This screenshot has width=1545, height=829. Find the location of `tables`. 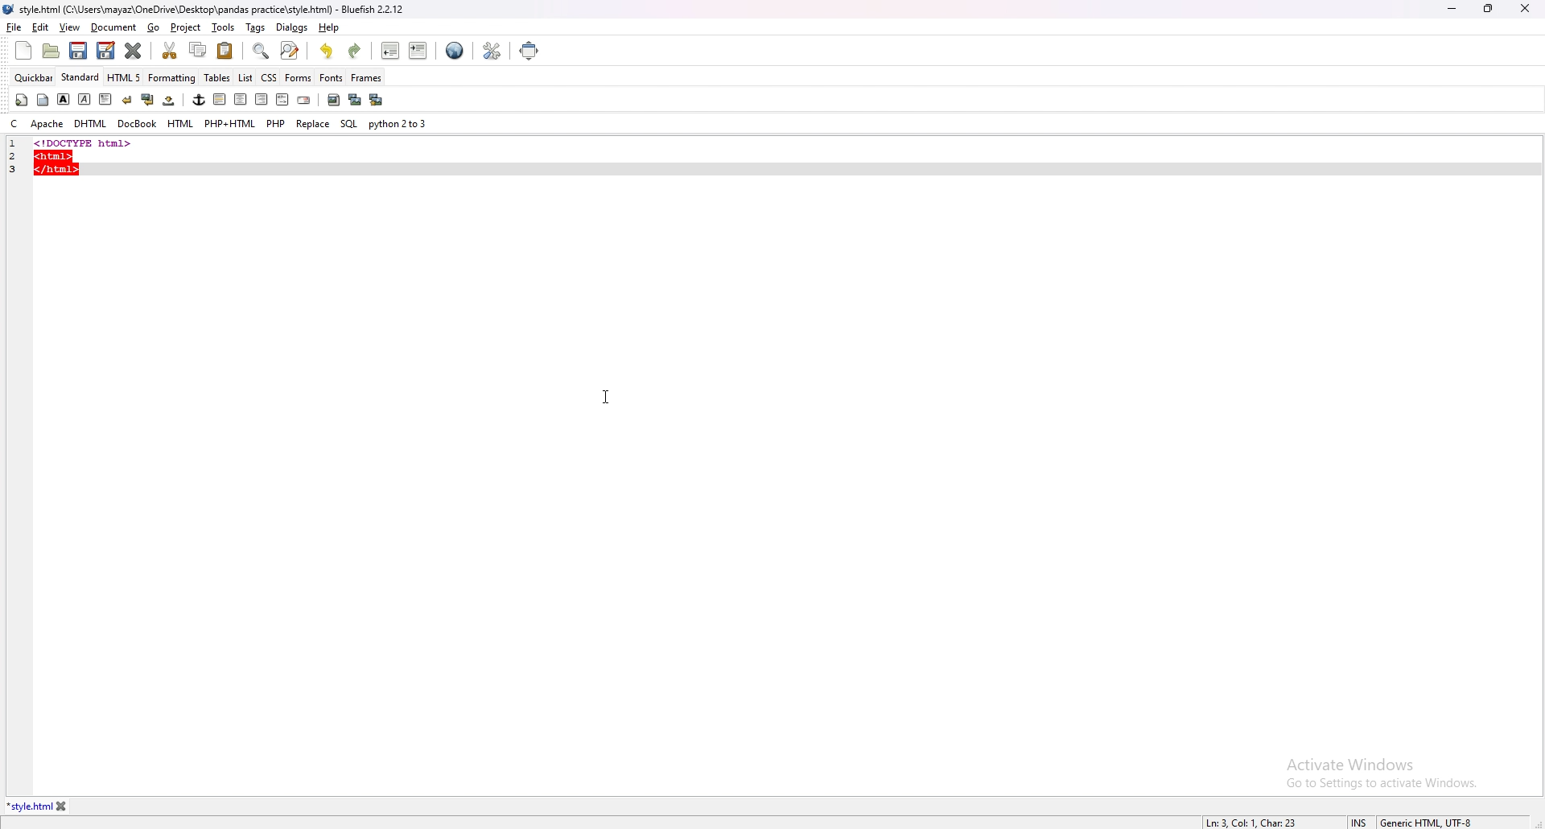

tables is located at coordinates (218, 78).